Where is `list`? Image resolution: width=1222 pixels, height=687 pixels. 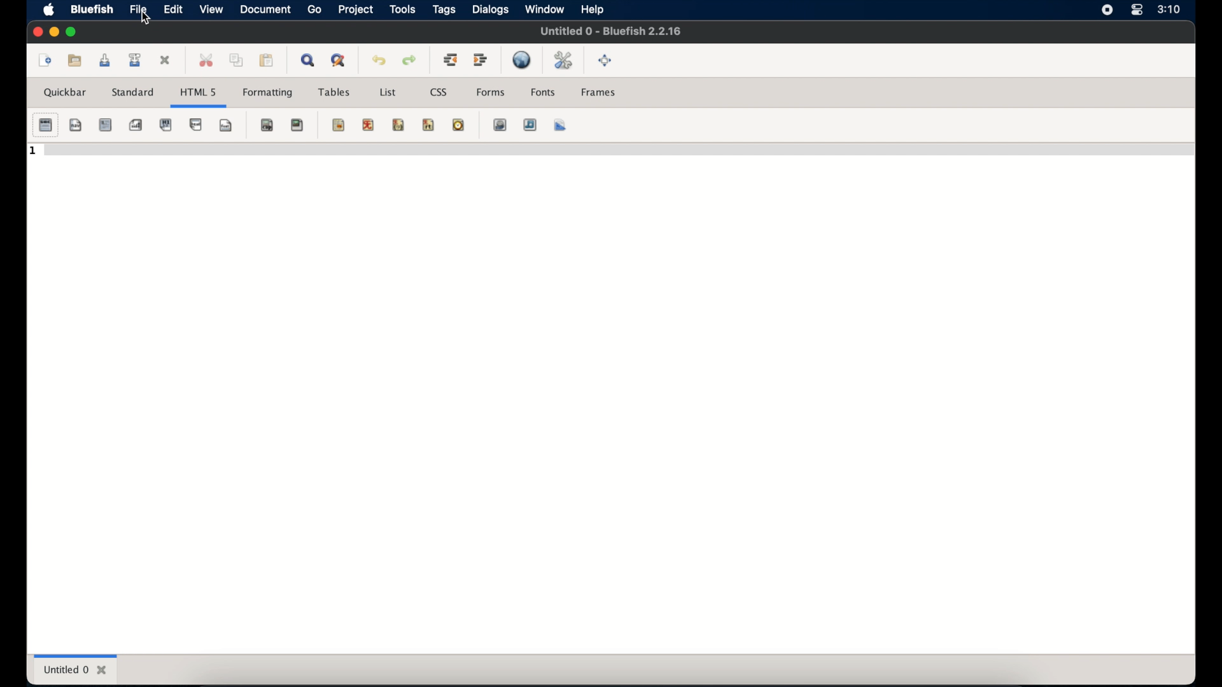
list is located at coordinates (388, 92).